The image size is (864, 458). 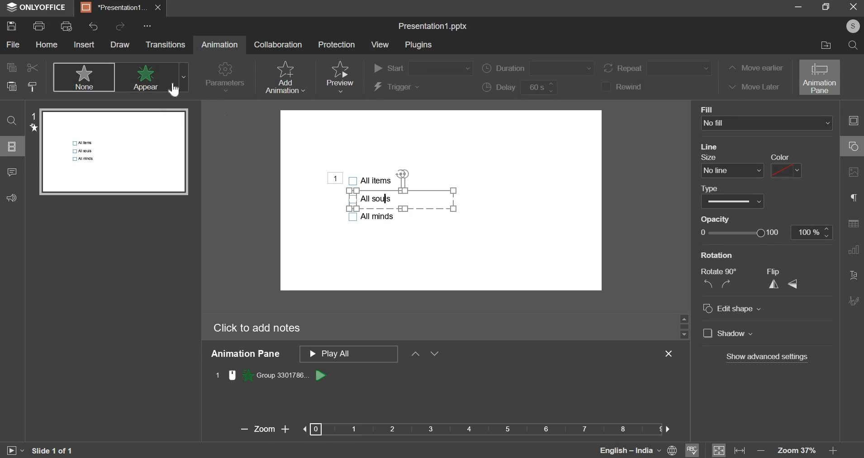 What do you see at coordinates (11, 87) in the screenshot?
I see `paste` at bounding box center [11, 87].